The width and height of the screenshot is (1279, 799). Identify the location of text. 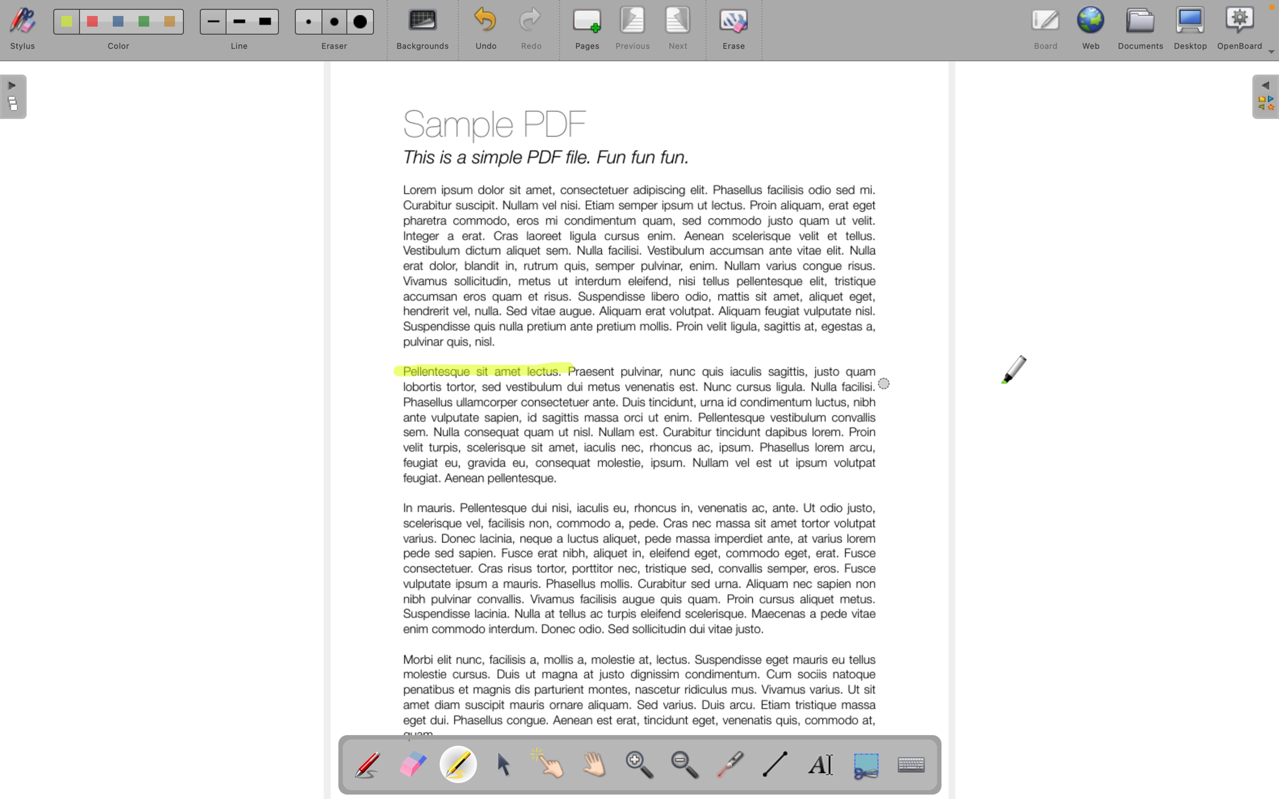
(639, 224).